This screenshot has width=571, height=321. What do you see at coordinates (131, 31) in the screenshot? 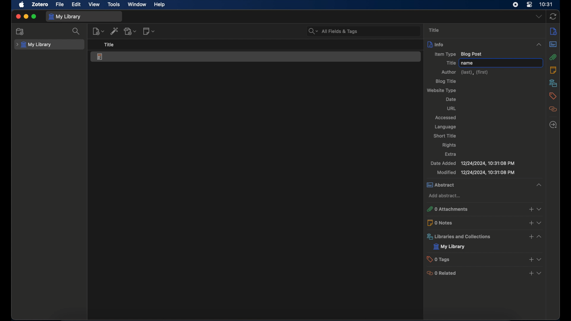
I see `add attachments` at bounding box center [131, 31].